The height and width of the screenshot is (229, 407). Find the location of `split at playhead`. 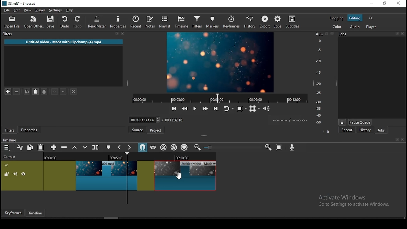

split at playhead is located at coordinates (96, 148).